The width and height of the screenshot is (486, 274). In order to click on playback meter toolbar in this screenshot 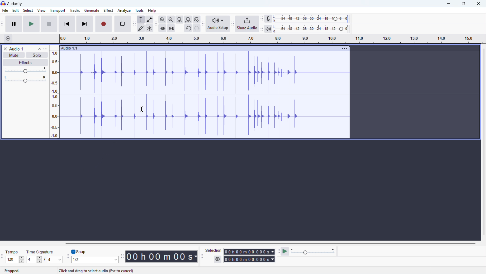, I will do `click(262, 29)`.